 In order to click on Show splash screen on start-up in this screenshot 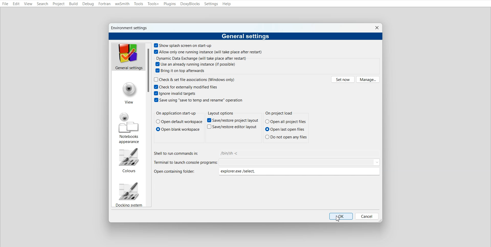, I will do `click(183, 45)`.